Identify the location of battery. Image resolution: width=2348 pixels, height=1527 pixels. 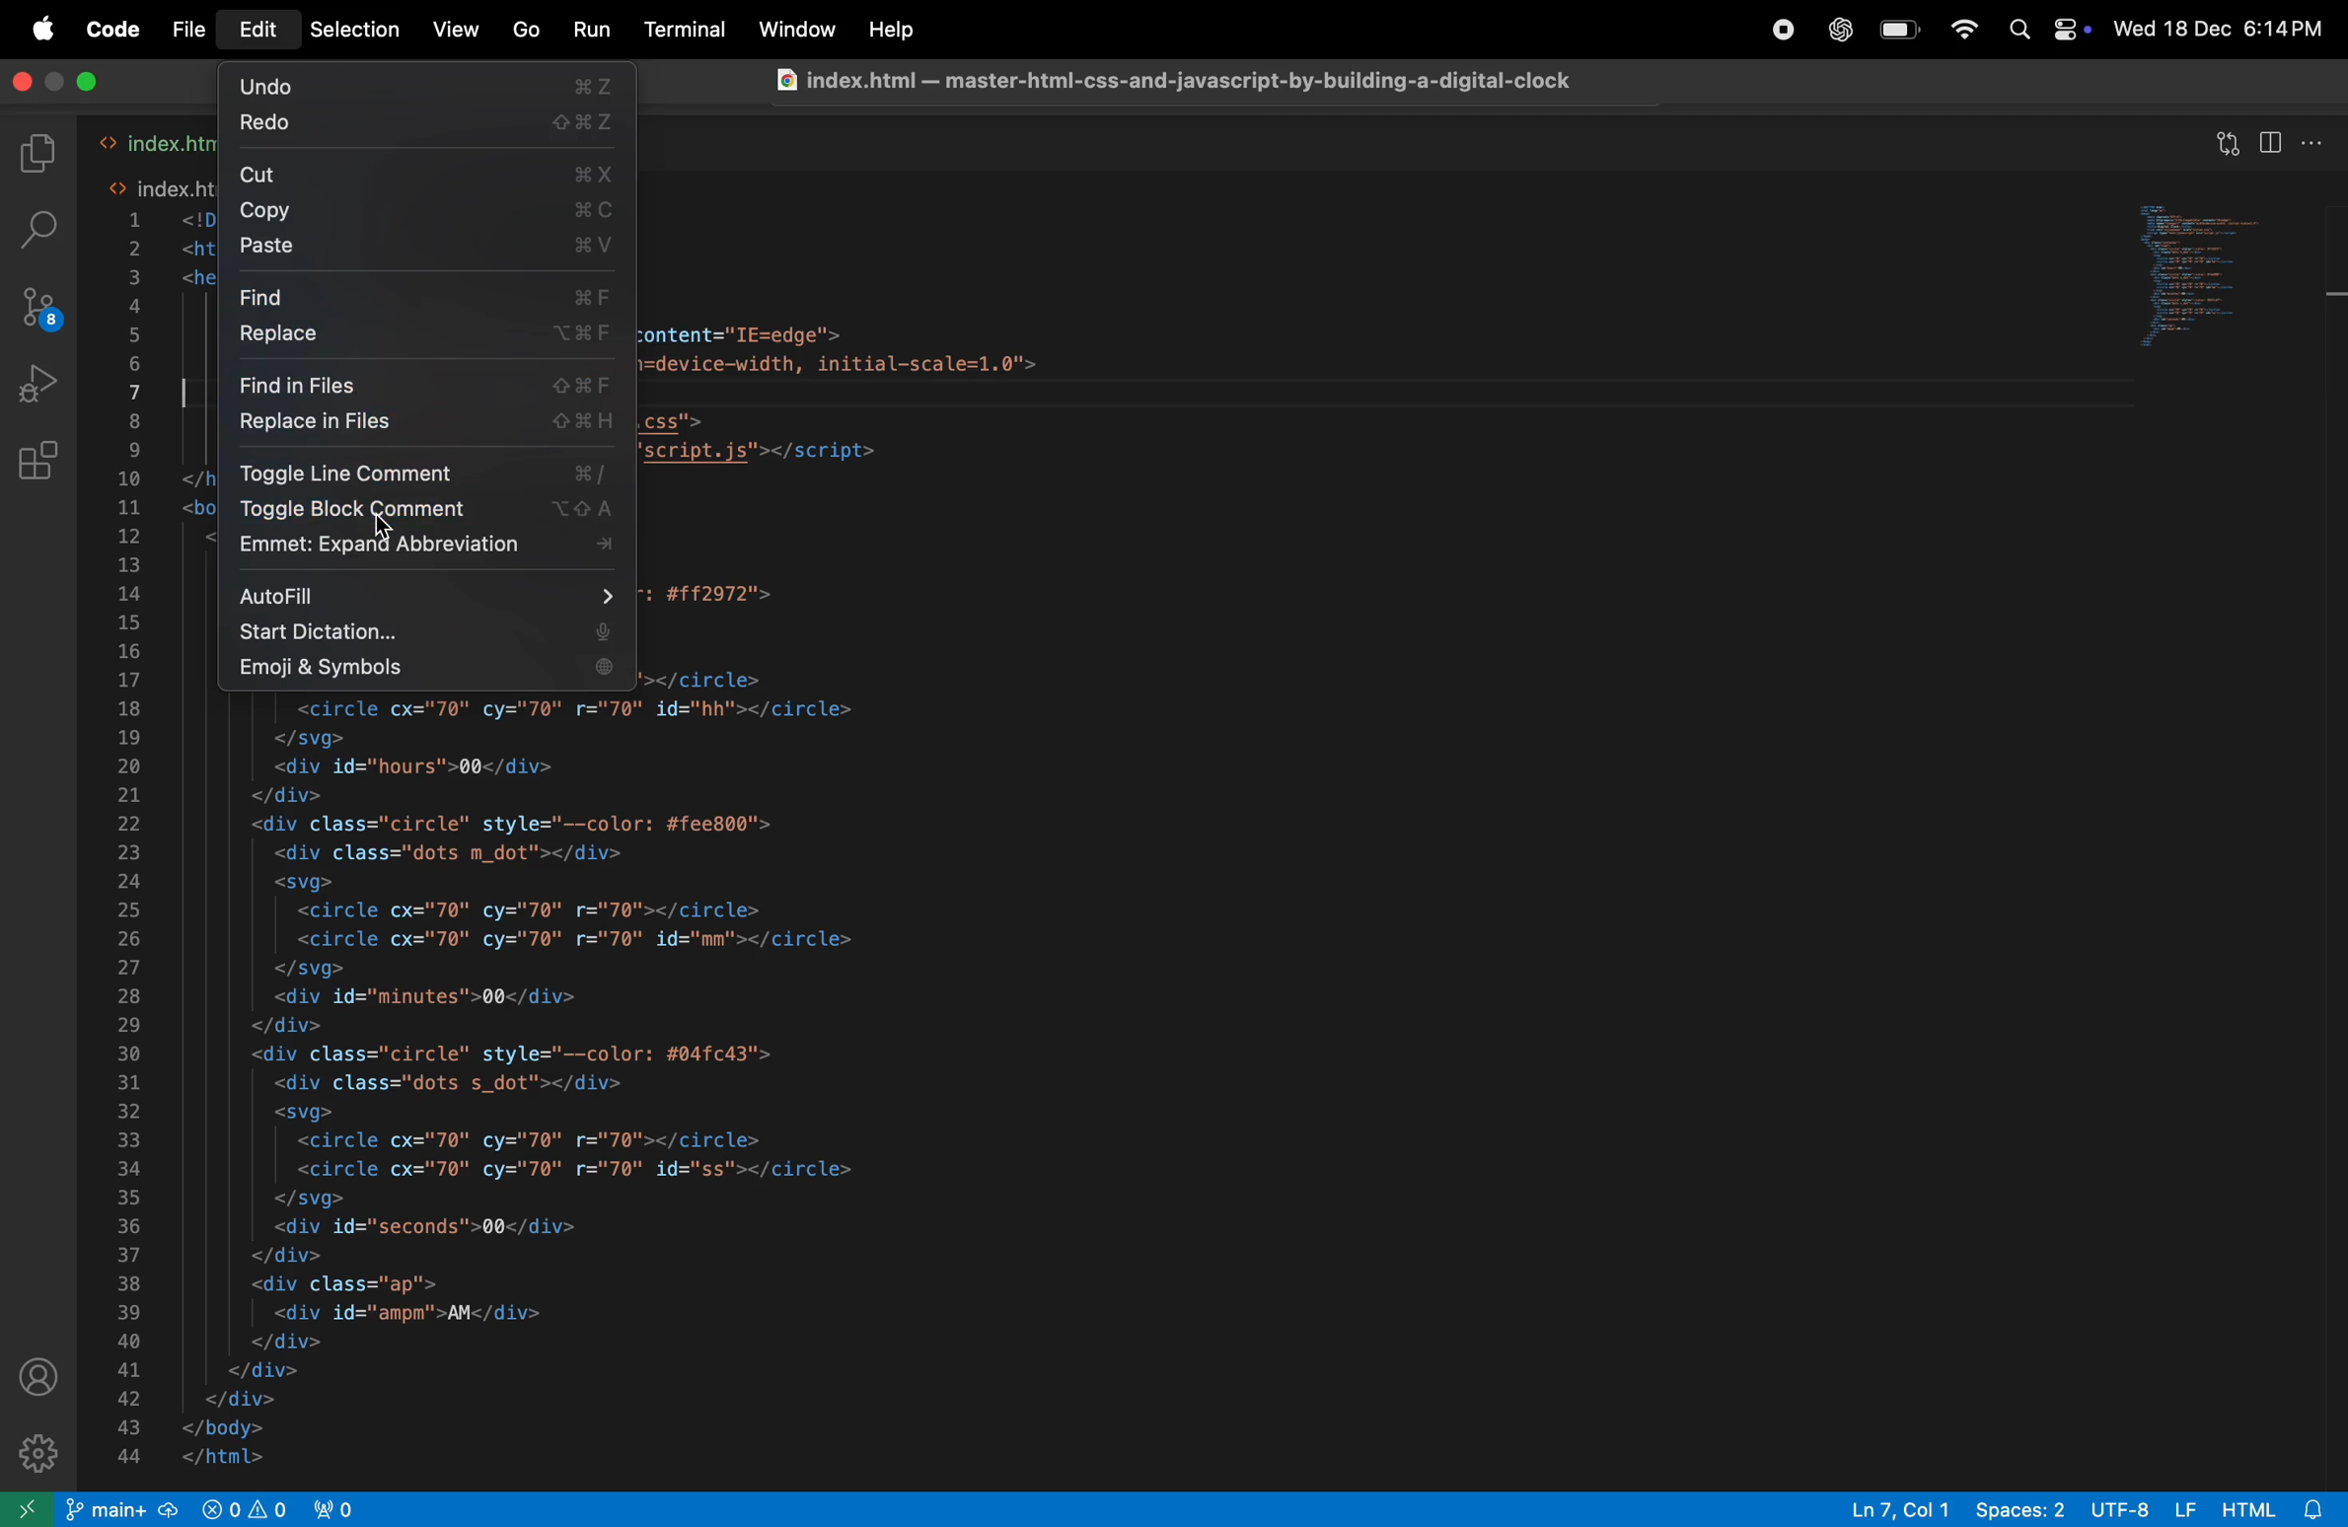
(1899, 31).